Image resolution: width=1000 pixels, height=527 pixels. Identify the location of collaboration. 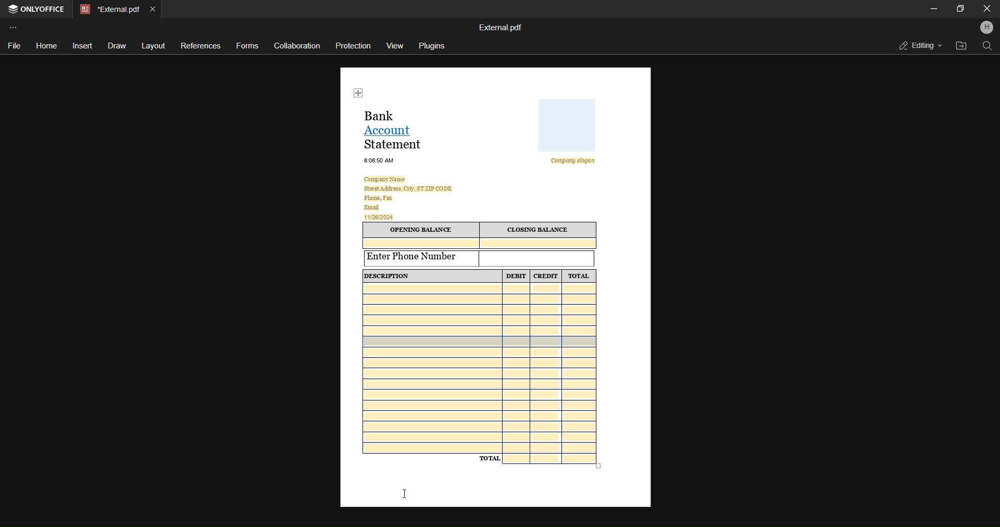
(296, 45).